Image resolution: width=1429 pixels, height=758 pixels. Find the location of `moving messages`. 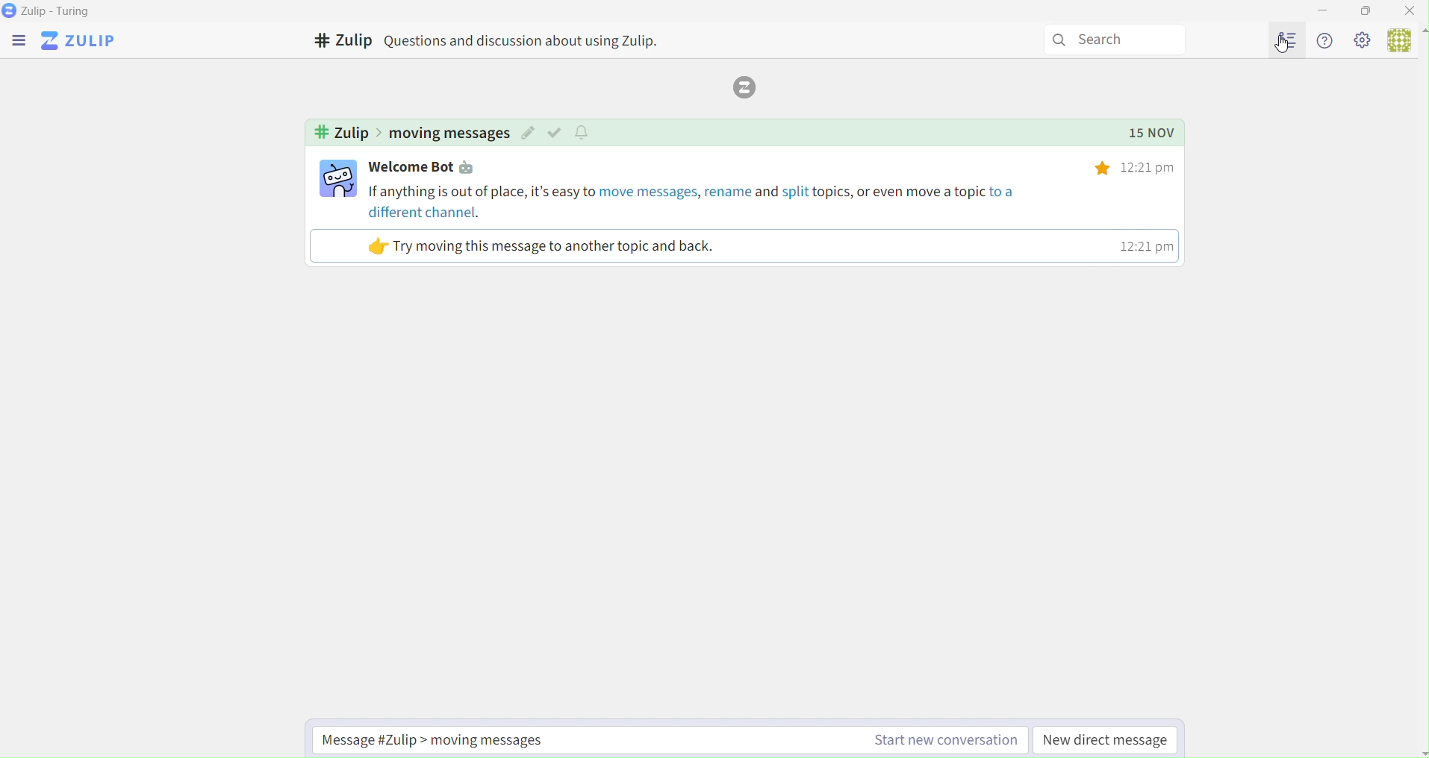

moving messages is located at coordinates (449, 134).